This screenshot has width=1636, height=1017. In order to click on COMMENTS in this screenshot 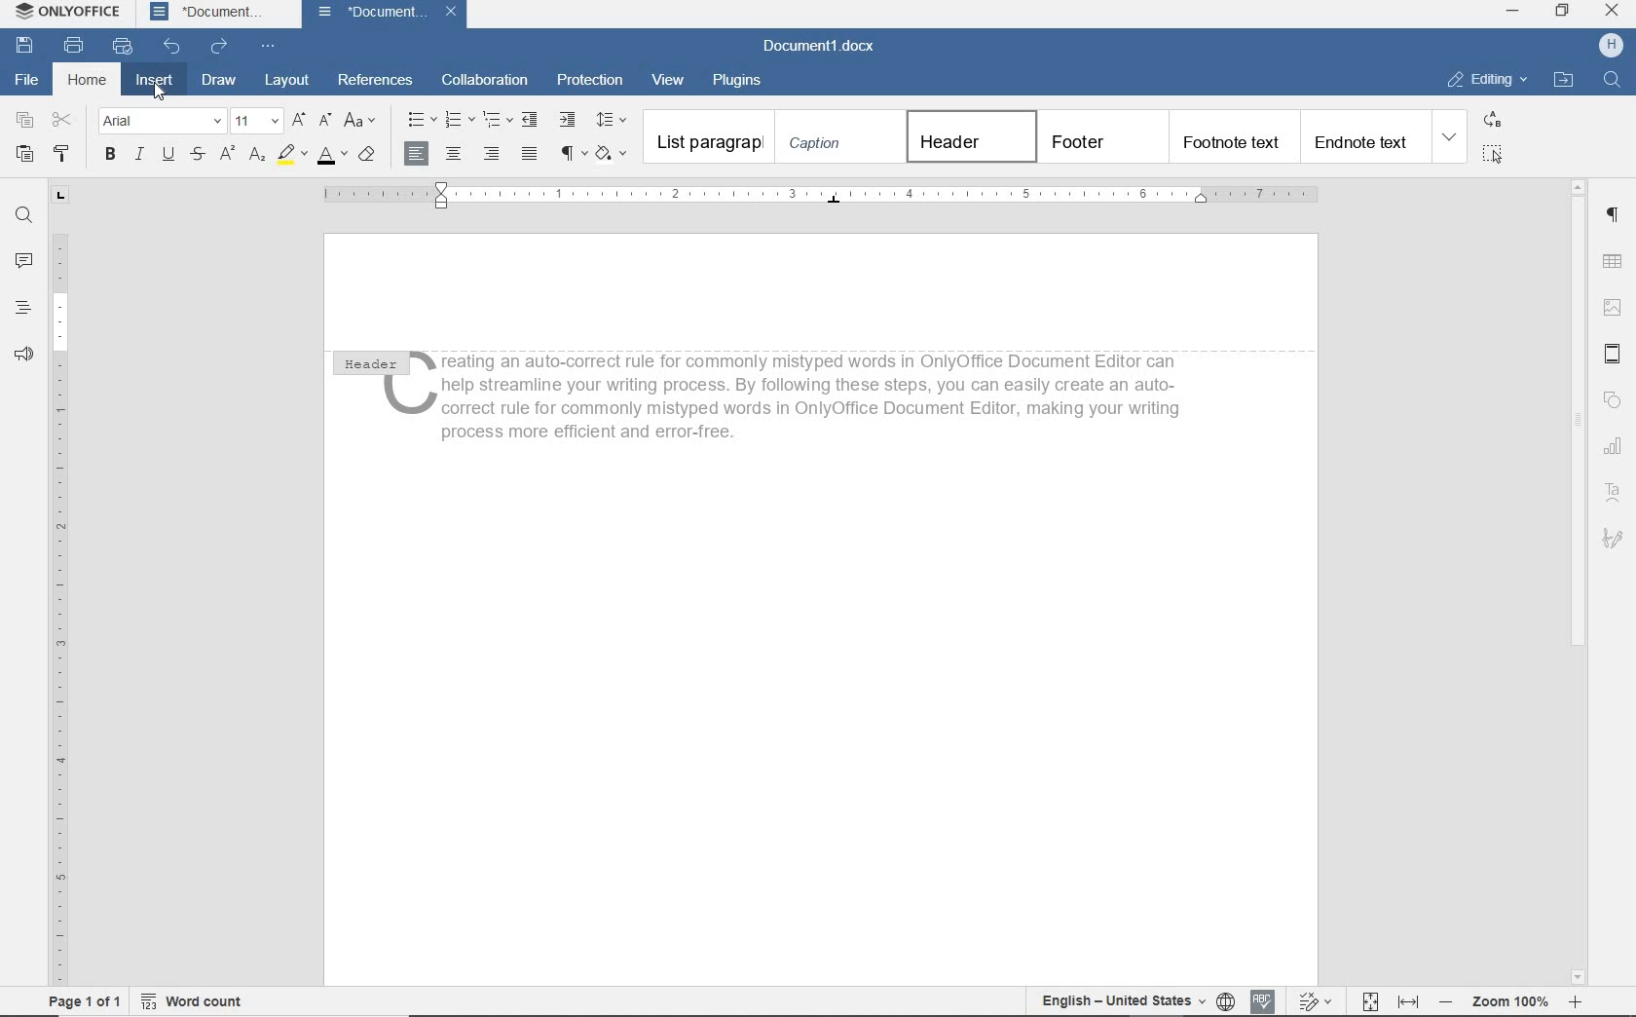, I will do `click(22, 259)`.